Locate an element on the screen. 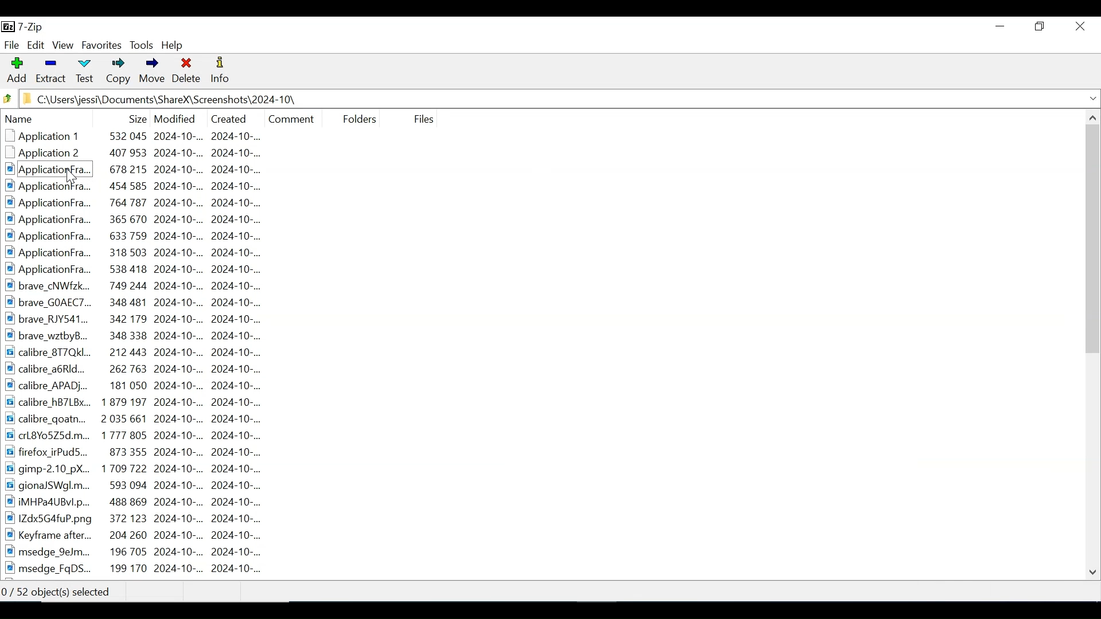 The width and height of the screenshot is (1101, 619).  calibre_8T7QKI... 212443 2024-10-... 2024-10-... is located at coordinates (143, 352).